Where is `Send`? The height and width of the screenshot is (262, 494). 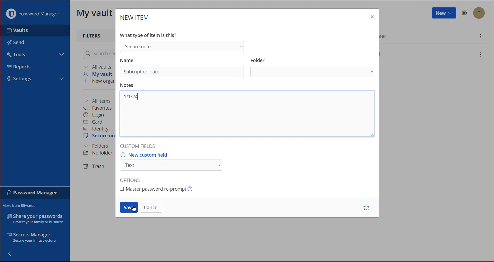 Send is located at coordinates (15, 41).